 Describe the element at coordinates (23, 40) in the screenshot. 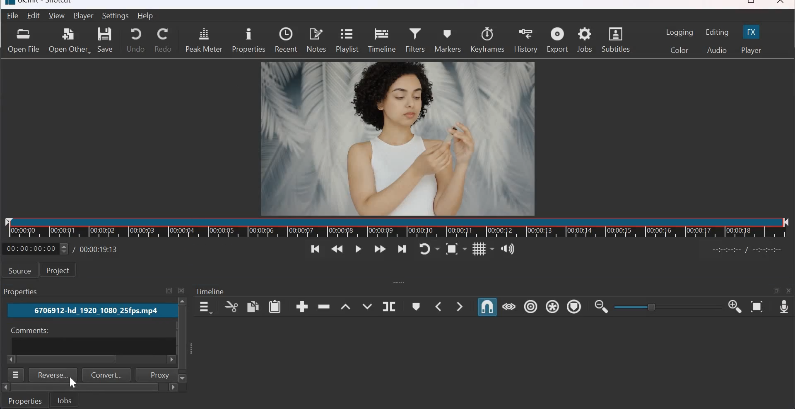

I see `Open file` at that location.